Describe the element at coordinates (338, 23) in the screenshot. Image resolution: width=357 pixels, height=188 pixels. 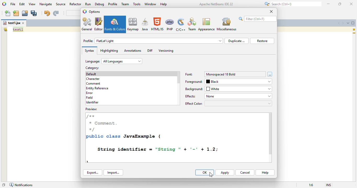
I see `scroll documents left` at that location.